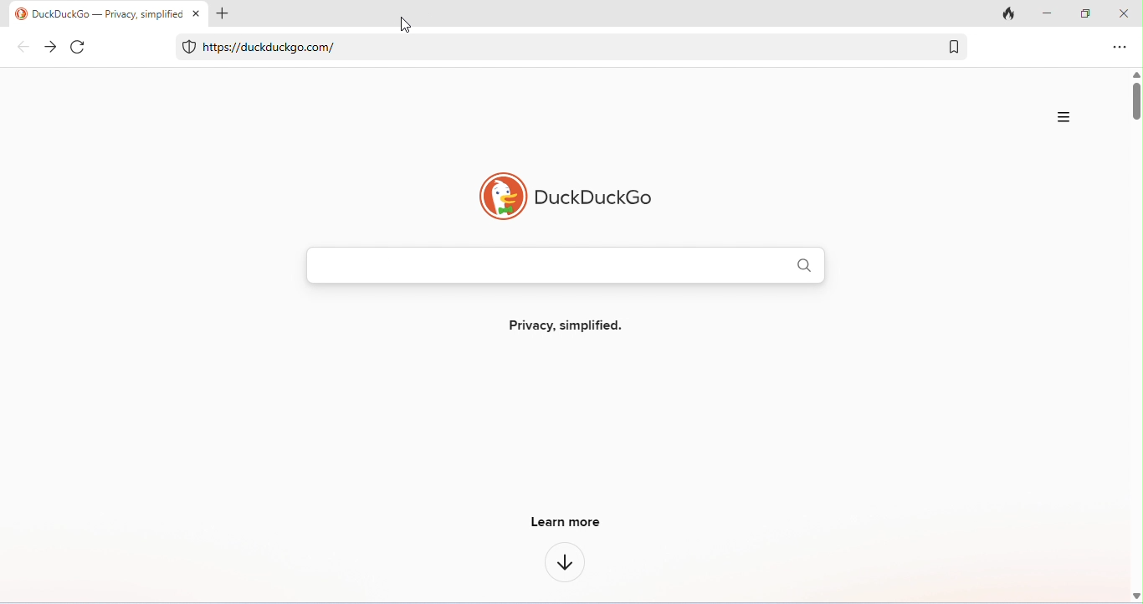 The image size is (1143, 604). Describe the element at coordinates (188, 47) in the screenshot. I see `duckduckgo protection` at that location.